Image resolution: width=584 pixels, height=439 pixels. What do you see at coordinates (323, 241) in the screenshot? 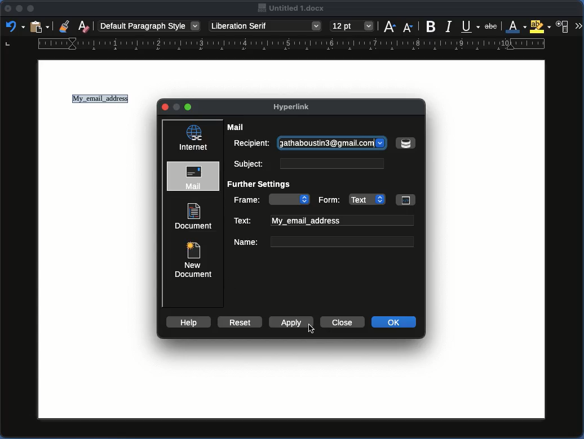
I see `Name` at bounding box center [323, 241].